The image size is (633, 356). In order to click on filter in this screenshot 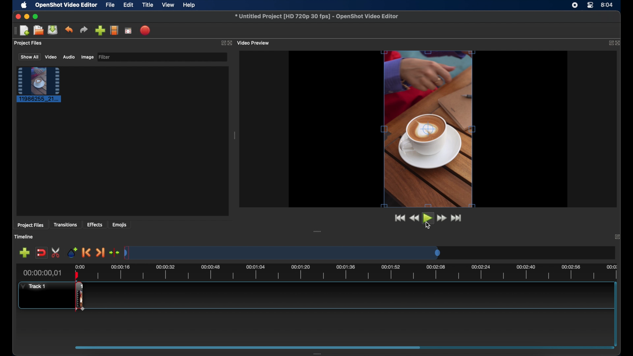, I will do `click(105, 57)`.